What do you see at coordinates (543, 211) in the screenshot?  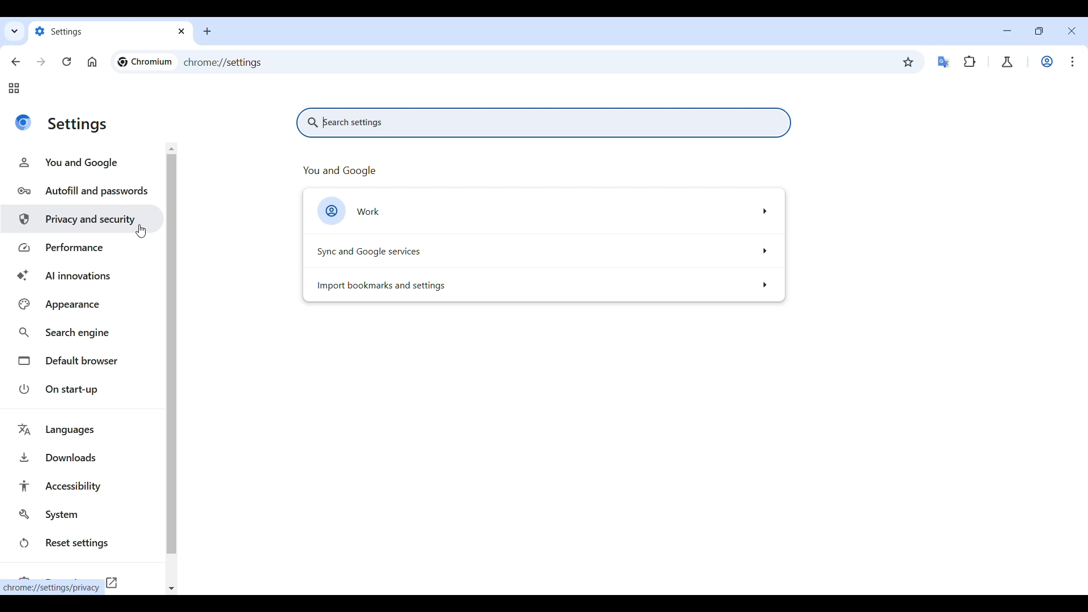 I see `Work ` at bounding box center [543, 211].